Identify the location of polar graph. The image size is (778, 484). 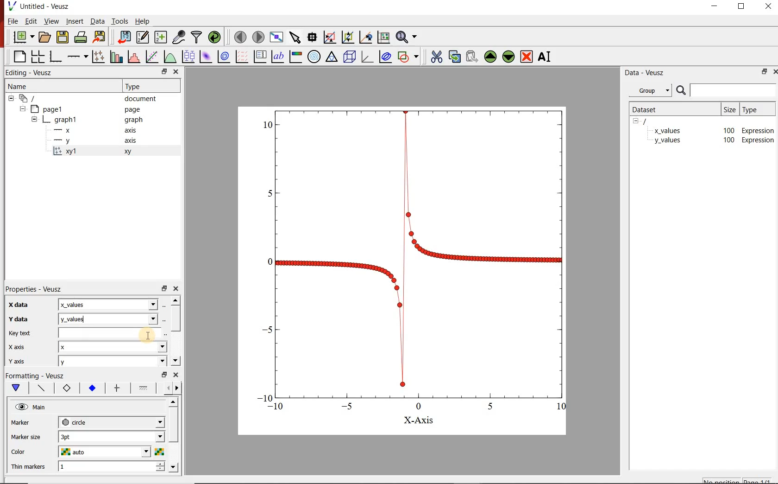
(314, 57).